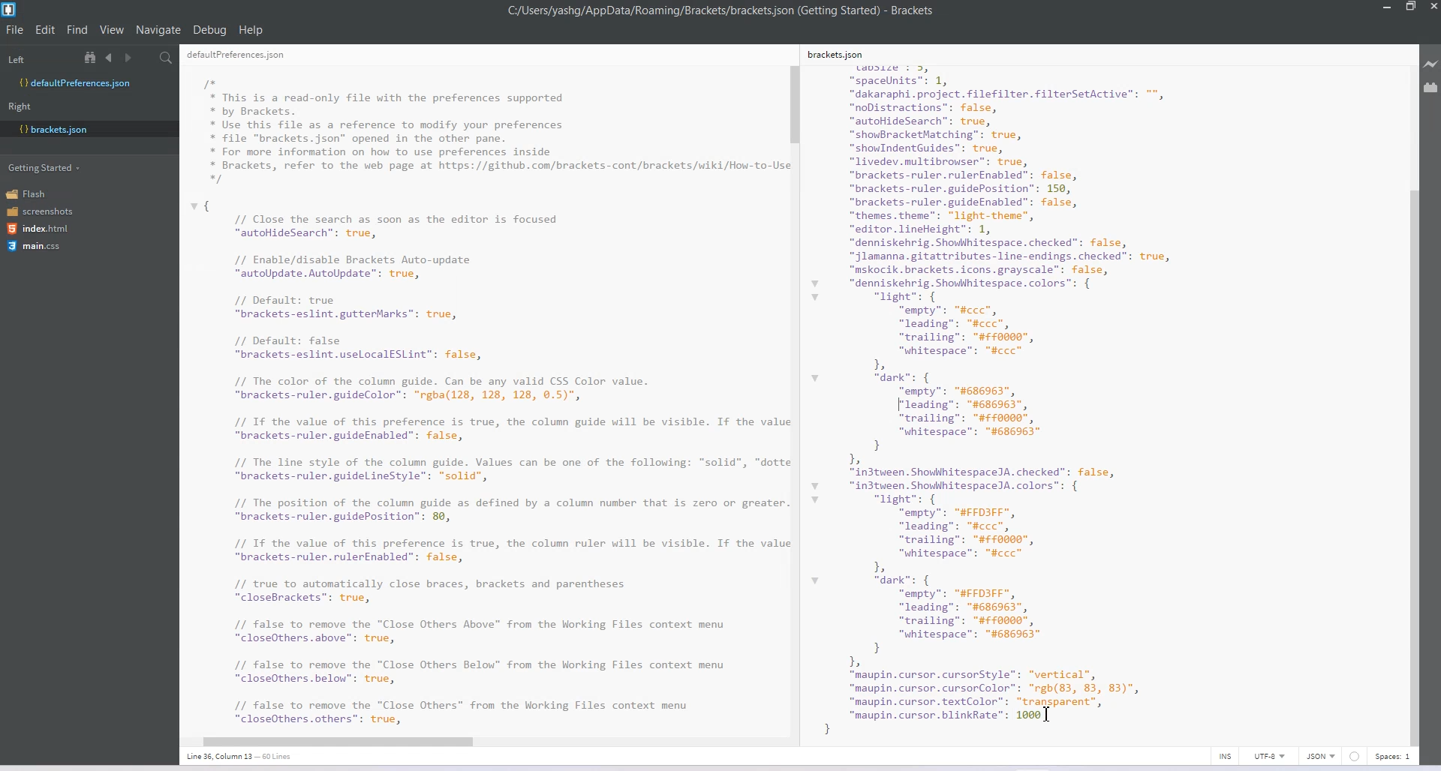 Image resolution: width=1441 pixels, height=771 pixels. What do you see at coordinates (478, 739) in the screenshot?
I see `Horizontal Scroll Bar` at bounding box center [478, 739].